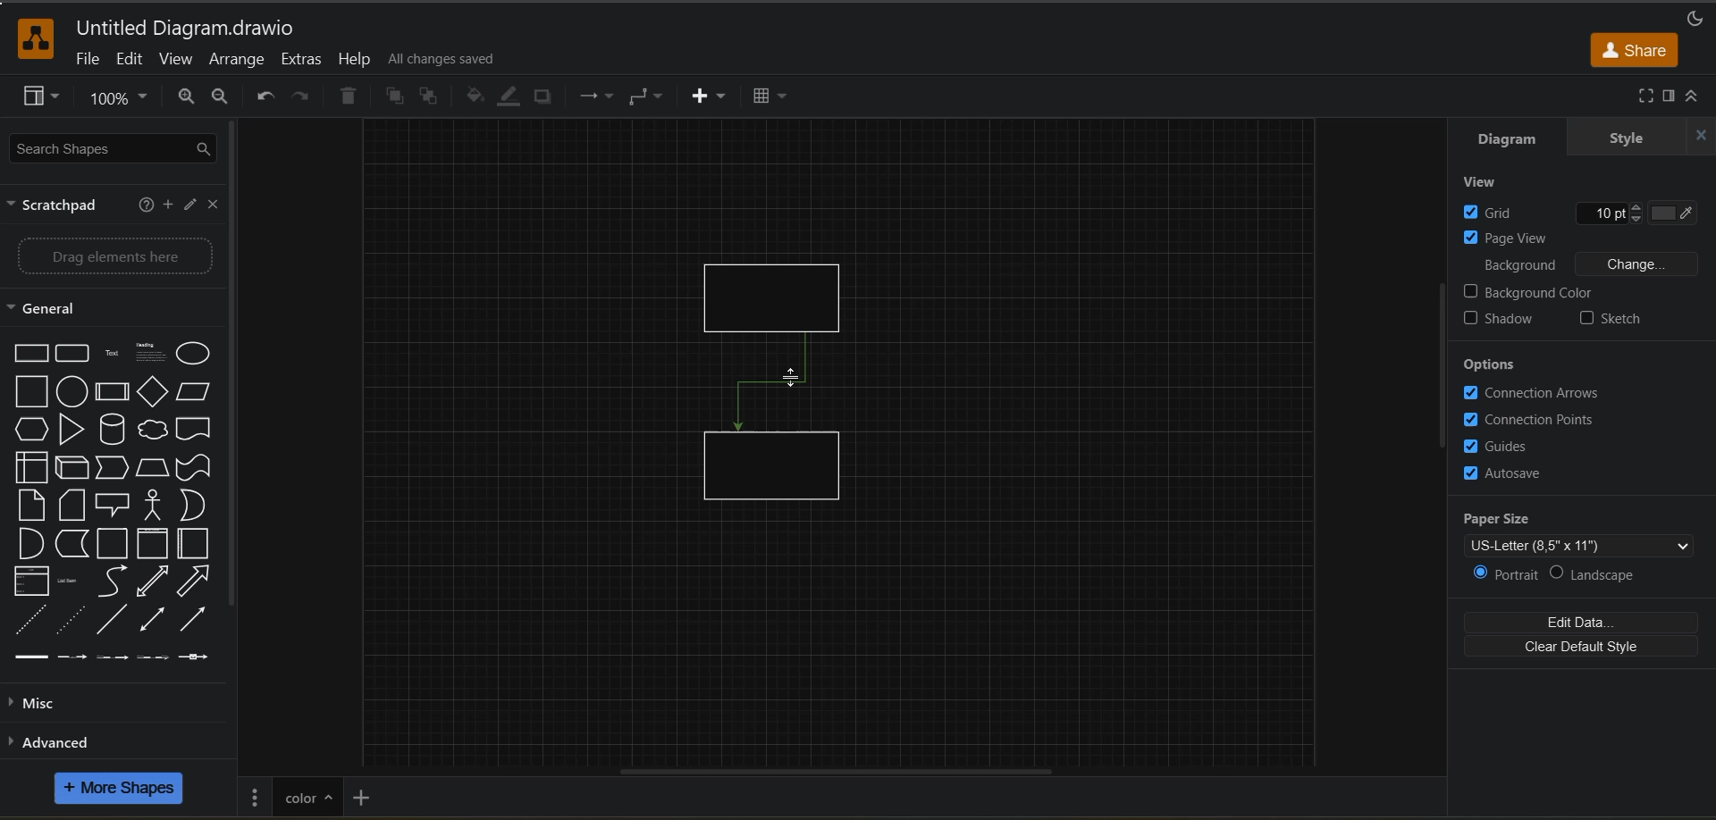  What do you see at coordinates (512, 96) in the screenshot?
I see `line color` at bounding box center [512, 96].